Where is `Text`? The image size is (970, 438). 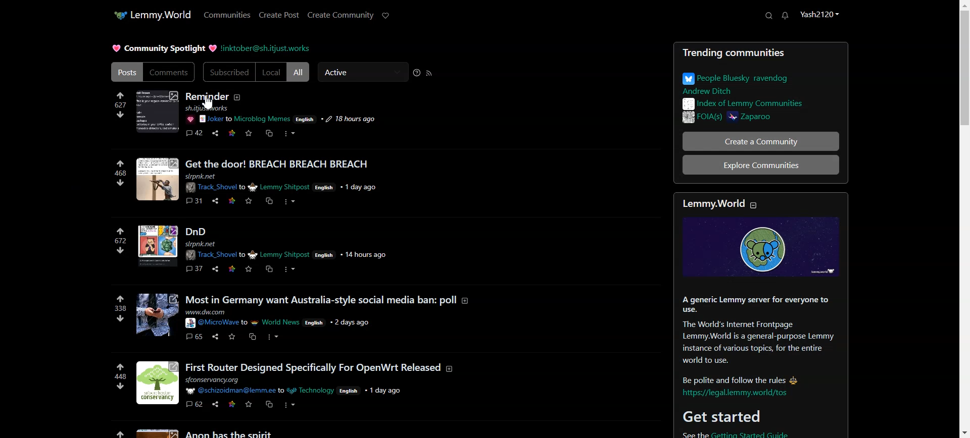
Text is located at coordinates (760, 316).